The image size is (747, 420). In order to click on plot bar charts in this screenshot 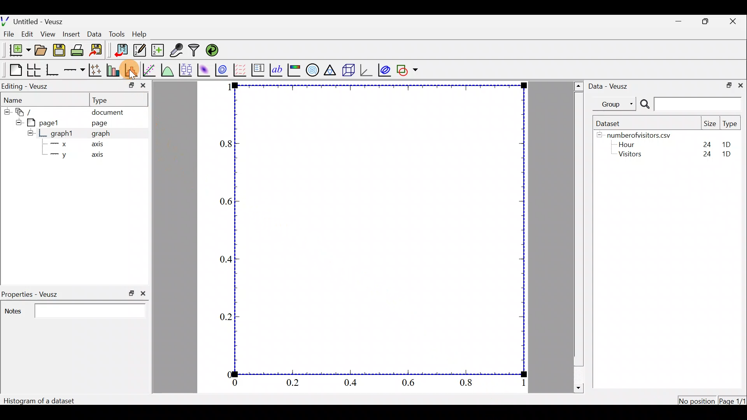, I will do `click(113, 69)`.